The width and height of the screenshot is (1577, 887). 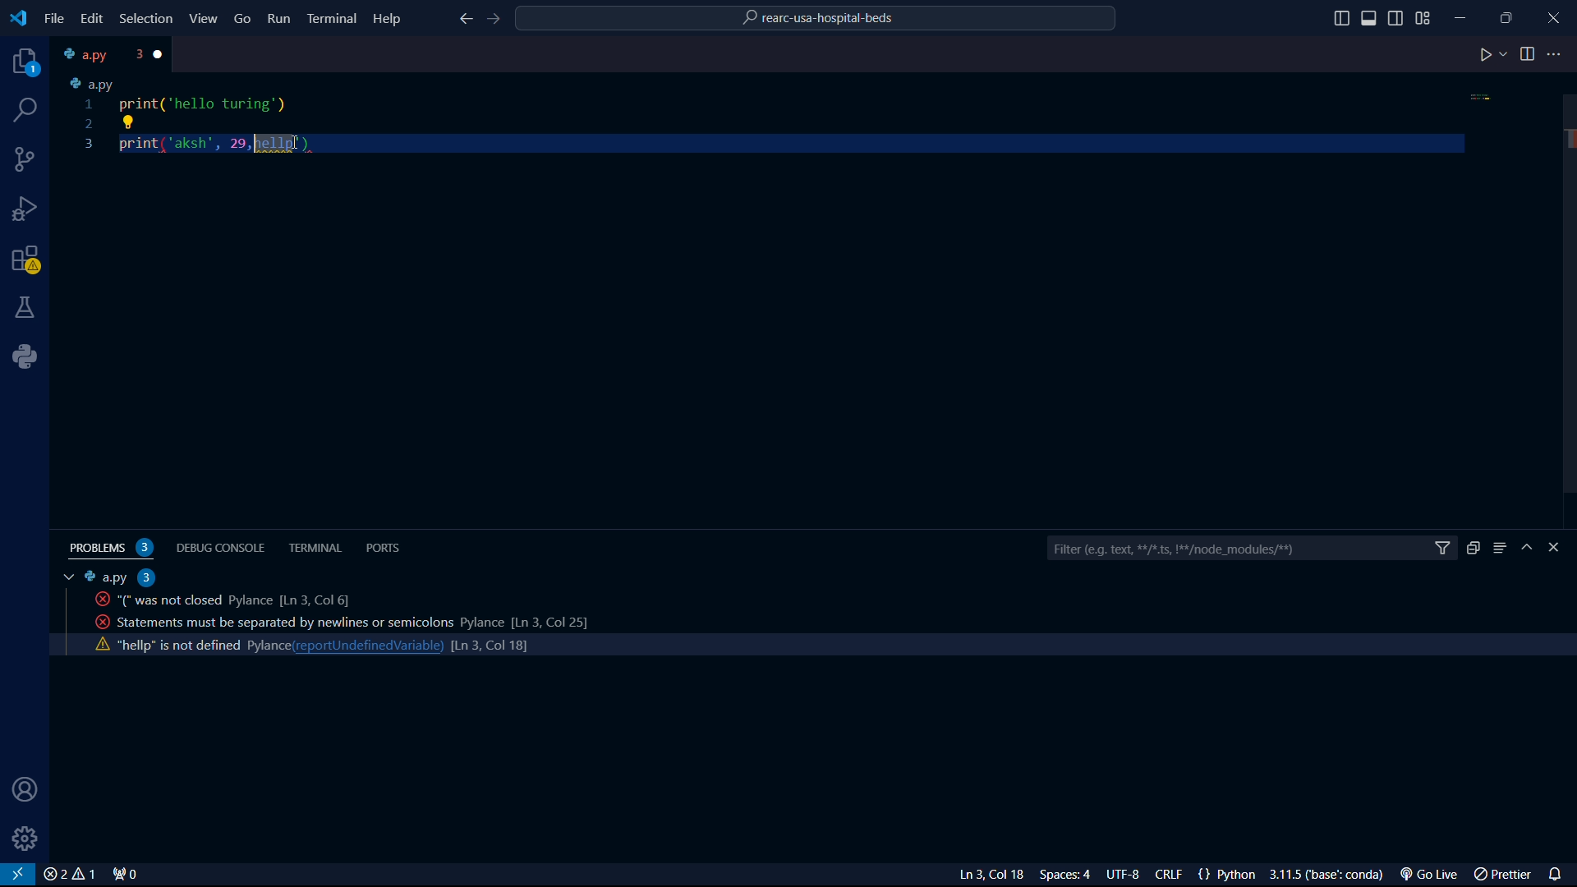 What do you see at coordinates (497, 20) in the screenshot?
I see `foward` at bounding box center [497, 20].